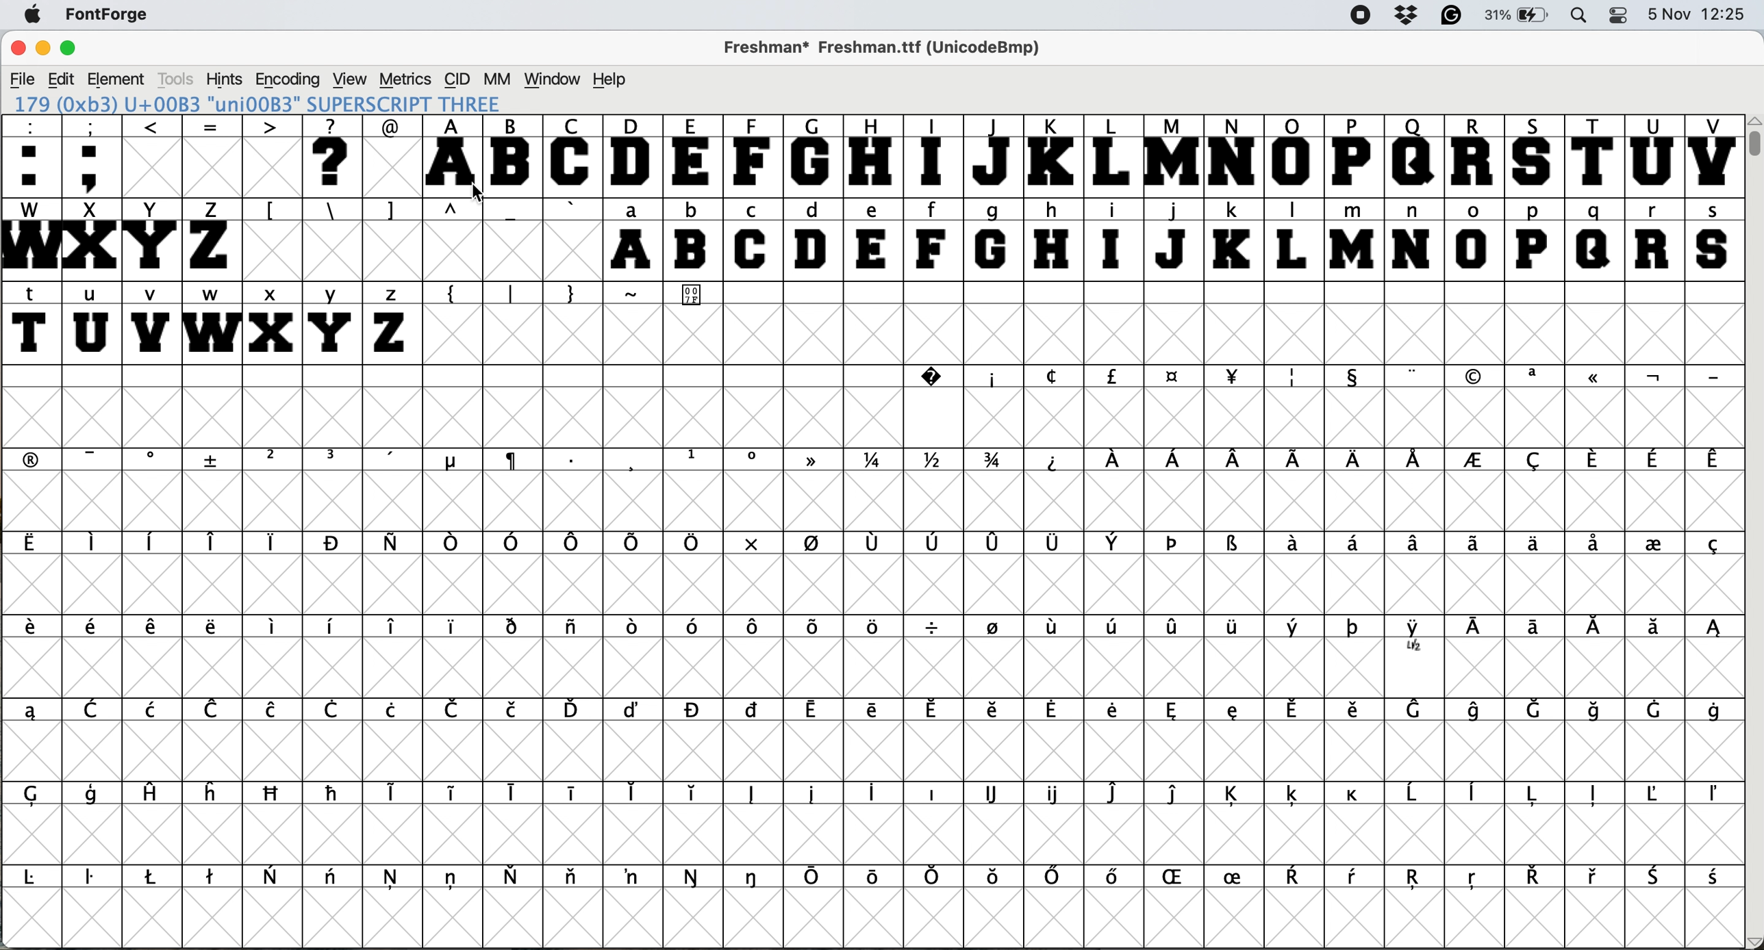 The height and width of the screenshot is (950, 1764). What do you see at coordinates (1115, 793) in the screenshot?
I see `symbol` at bounding box center [1115, 793].